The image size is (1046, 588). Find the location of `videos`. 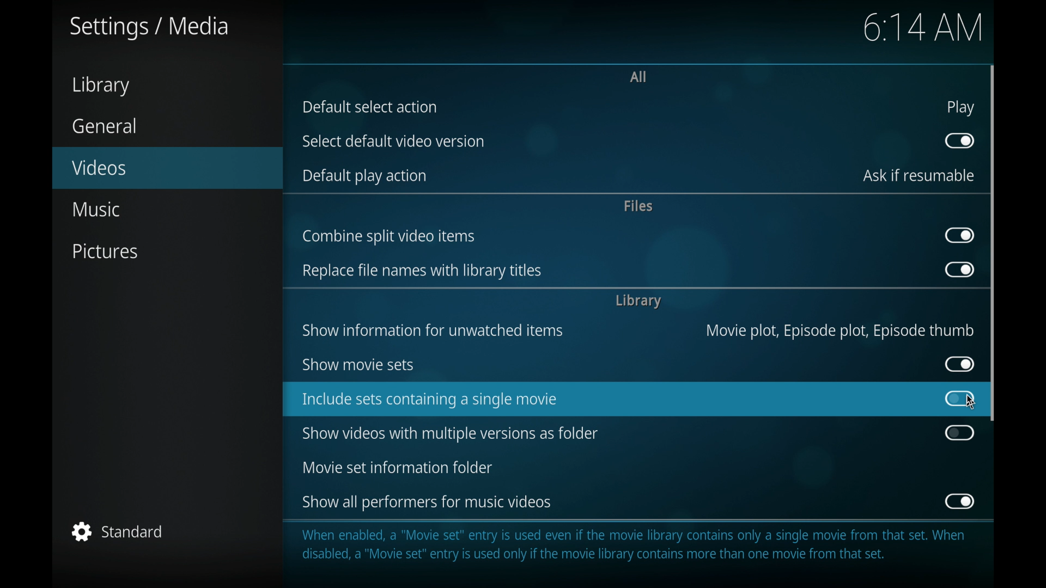

videos is located at coordinates (169, 168).